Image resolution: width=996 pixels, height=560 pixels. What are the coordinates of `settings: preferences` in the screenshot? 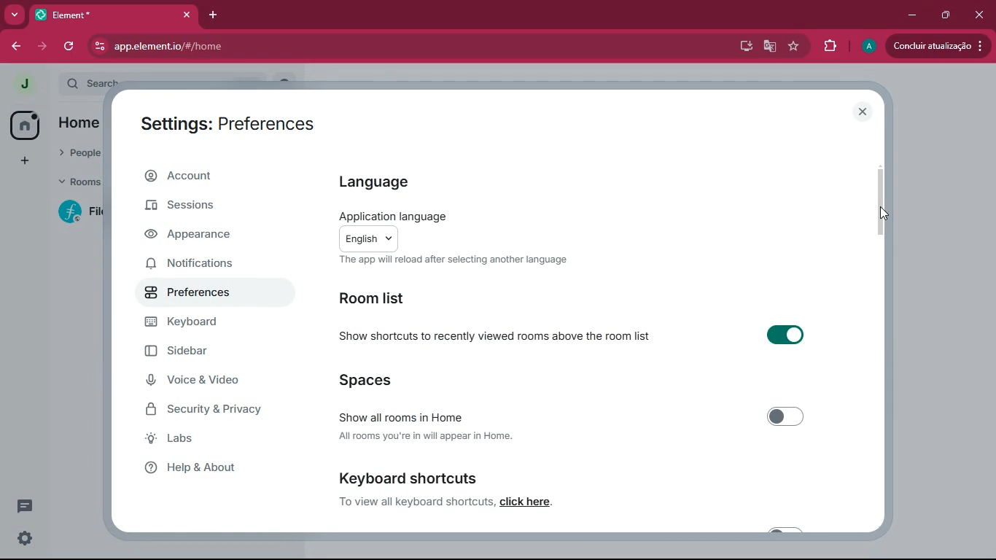 It's located at (222, 125).